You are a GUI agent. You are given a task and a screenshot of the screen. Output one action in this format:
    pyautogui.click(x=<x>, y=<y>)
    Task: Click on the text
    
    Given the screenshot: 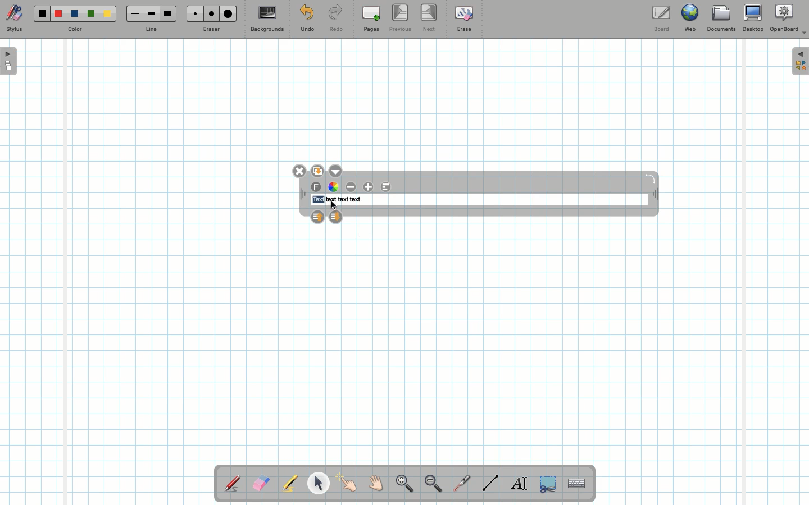 What is the action you would take?
    pyautogui.click(x=343, y=200)
    